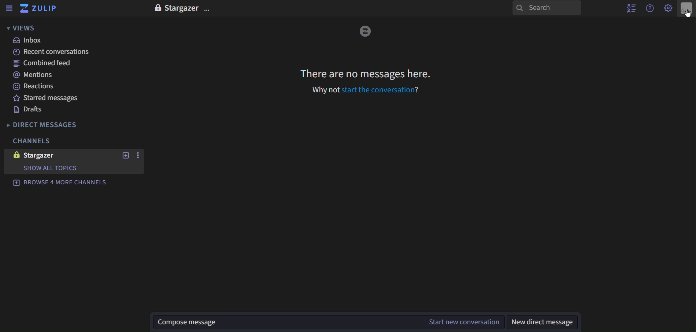 This screenshot has height=332, width=696. What do you see at coordinates (52, 52) in the screenshot?
I see `recent canversations` at bounding box center [52, 52].